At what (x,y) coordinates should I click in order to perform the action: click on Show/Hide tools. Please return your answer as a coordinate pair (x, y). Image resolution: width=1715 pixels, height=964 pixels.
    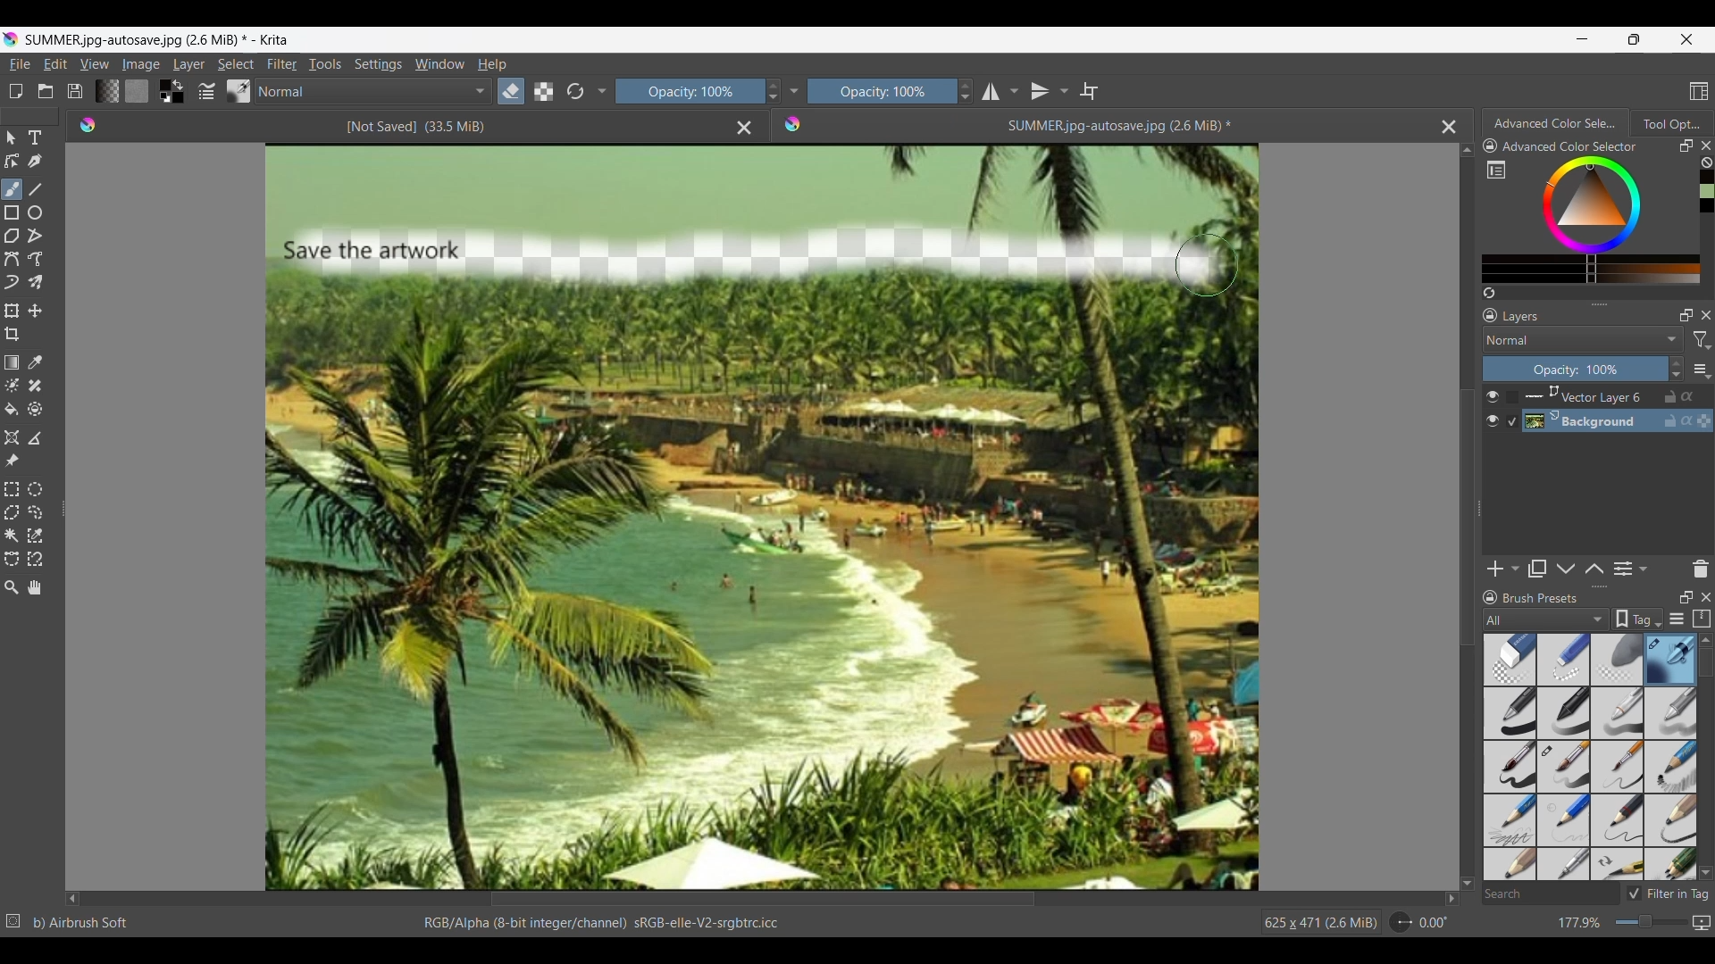
    Looking at the image, I should click on (794, 91).